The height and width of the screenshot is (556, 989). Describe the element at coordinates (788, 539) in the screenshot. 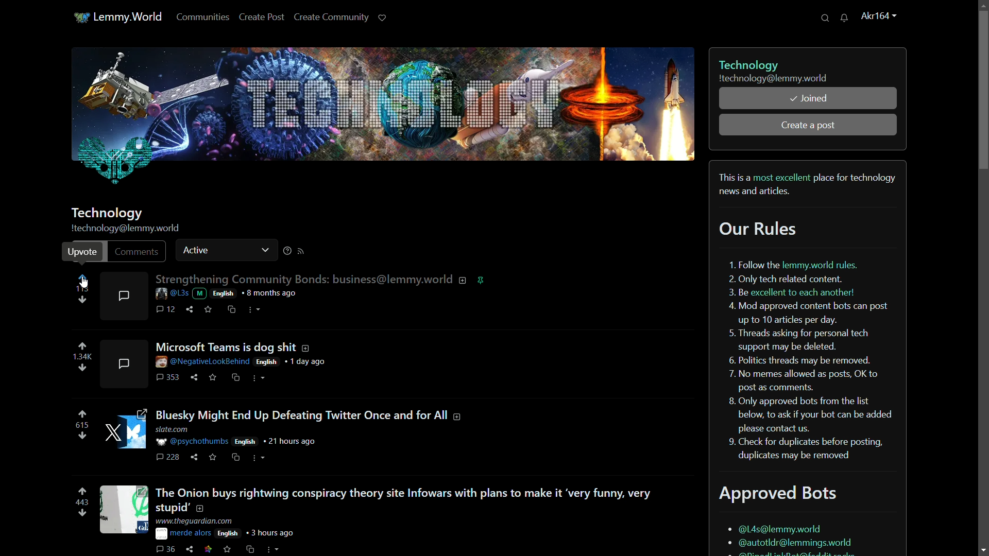

I see `bots` at that location.